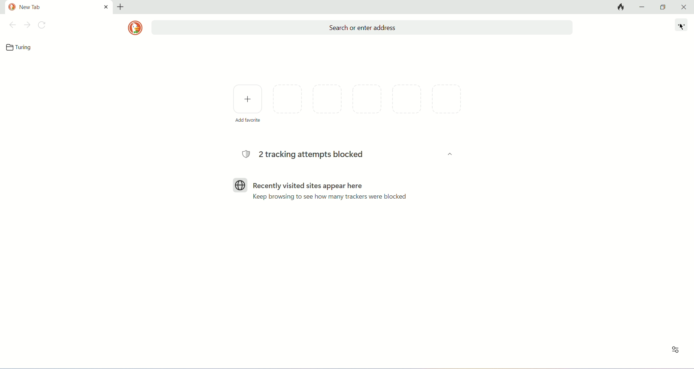  Describe the element at coordinates (301, 155) in the screenshot. I see ` 2 tracking attempts blocked` at that location.